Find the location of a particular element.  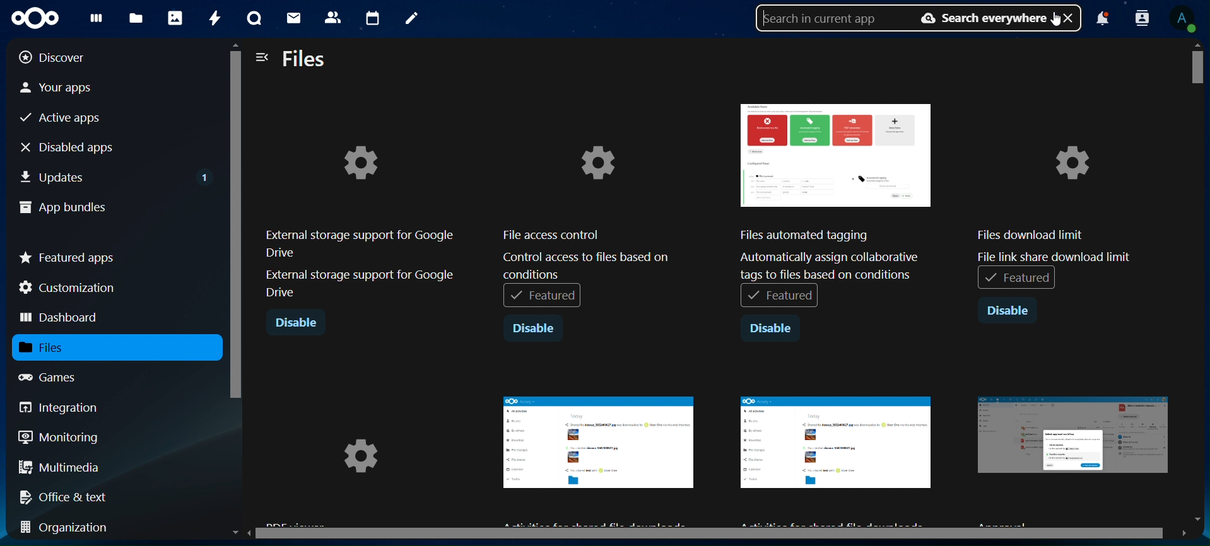

app bundles is located at coordinates (63, 209).